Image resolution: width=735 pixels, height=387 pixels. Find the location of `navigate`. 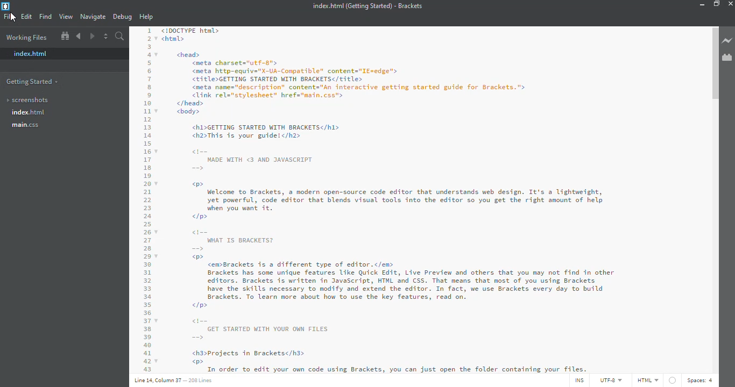

navigate is located at coordinates (93, 16).